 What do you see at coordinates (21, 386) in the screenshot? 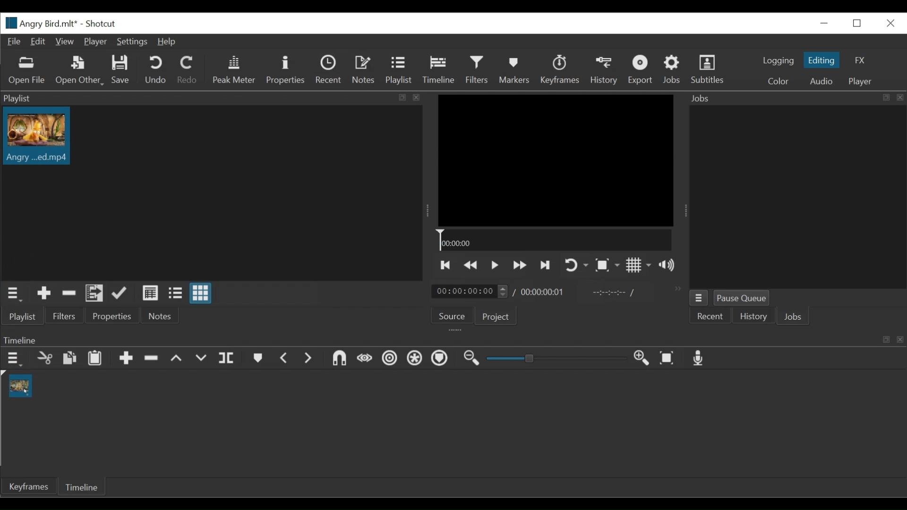
I see `Clip` at bounding box center [21, 386].